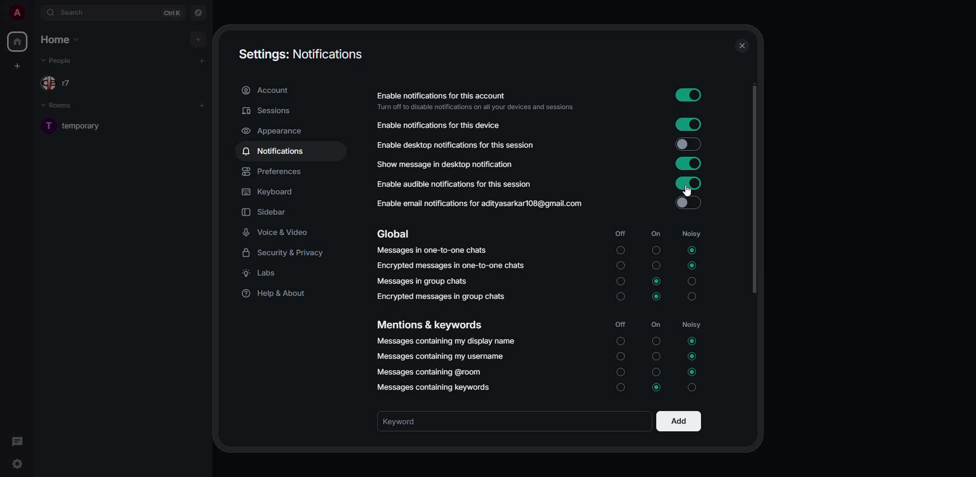 The height and width of the screenshot is (477, 976). What do you see at coordinates (656, 324) in the screenshot?
I see `on` at bounding box center [656, 324].